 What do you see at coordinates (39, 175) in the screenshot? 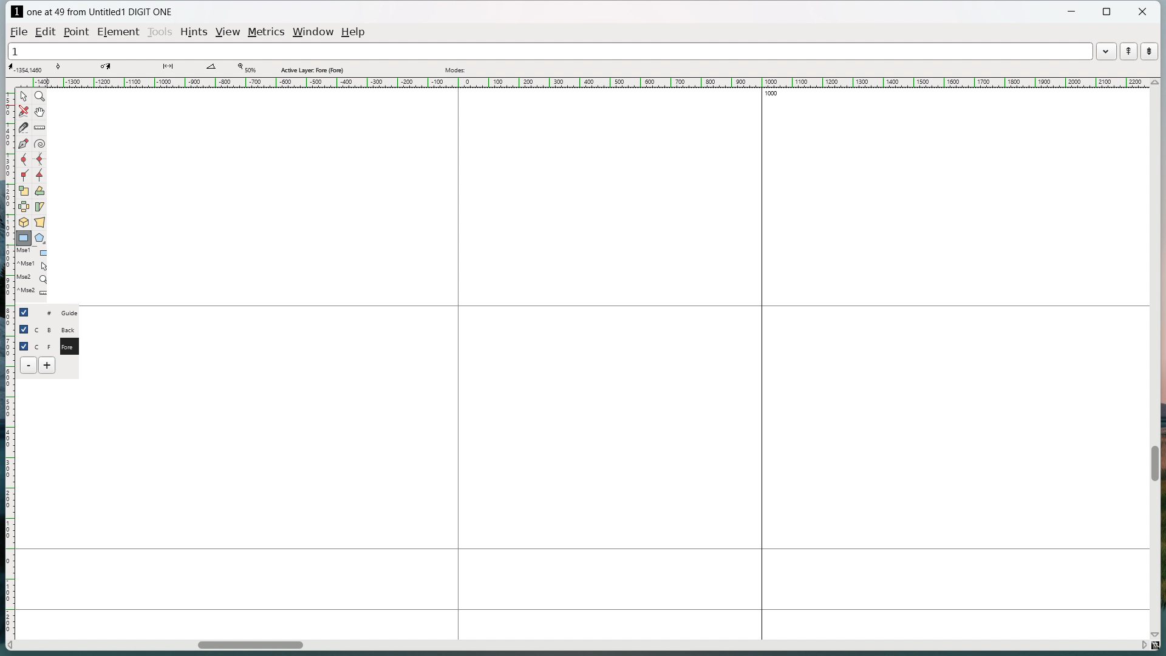
I see `add a tangent point` at bounding box center [39, 175].